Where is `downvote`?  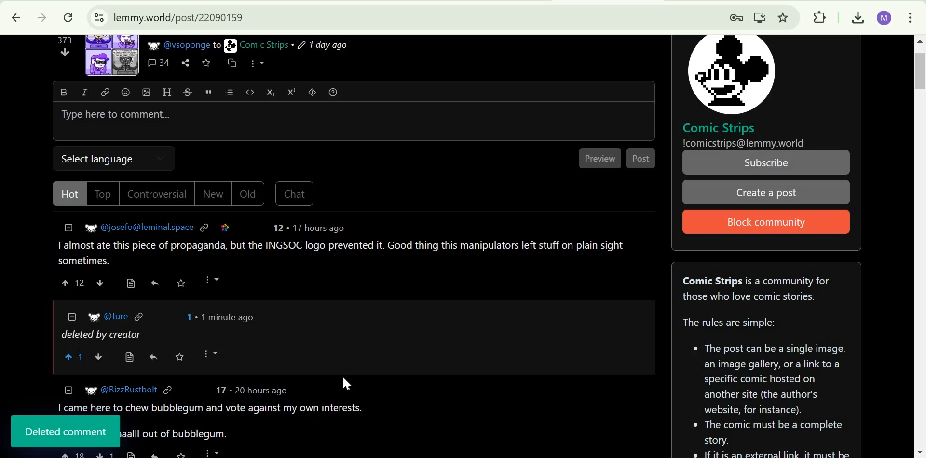 downvote is located at coordinates (100, 357).